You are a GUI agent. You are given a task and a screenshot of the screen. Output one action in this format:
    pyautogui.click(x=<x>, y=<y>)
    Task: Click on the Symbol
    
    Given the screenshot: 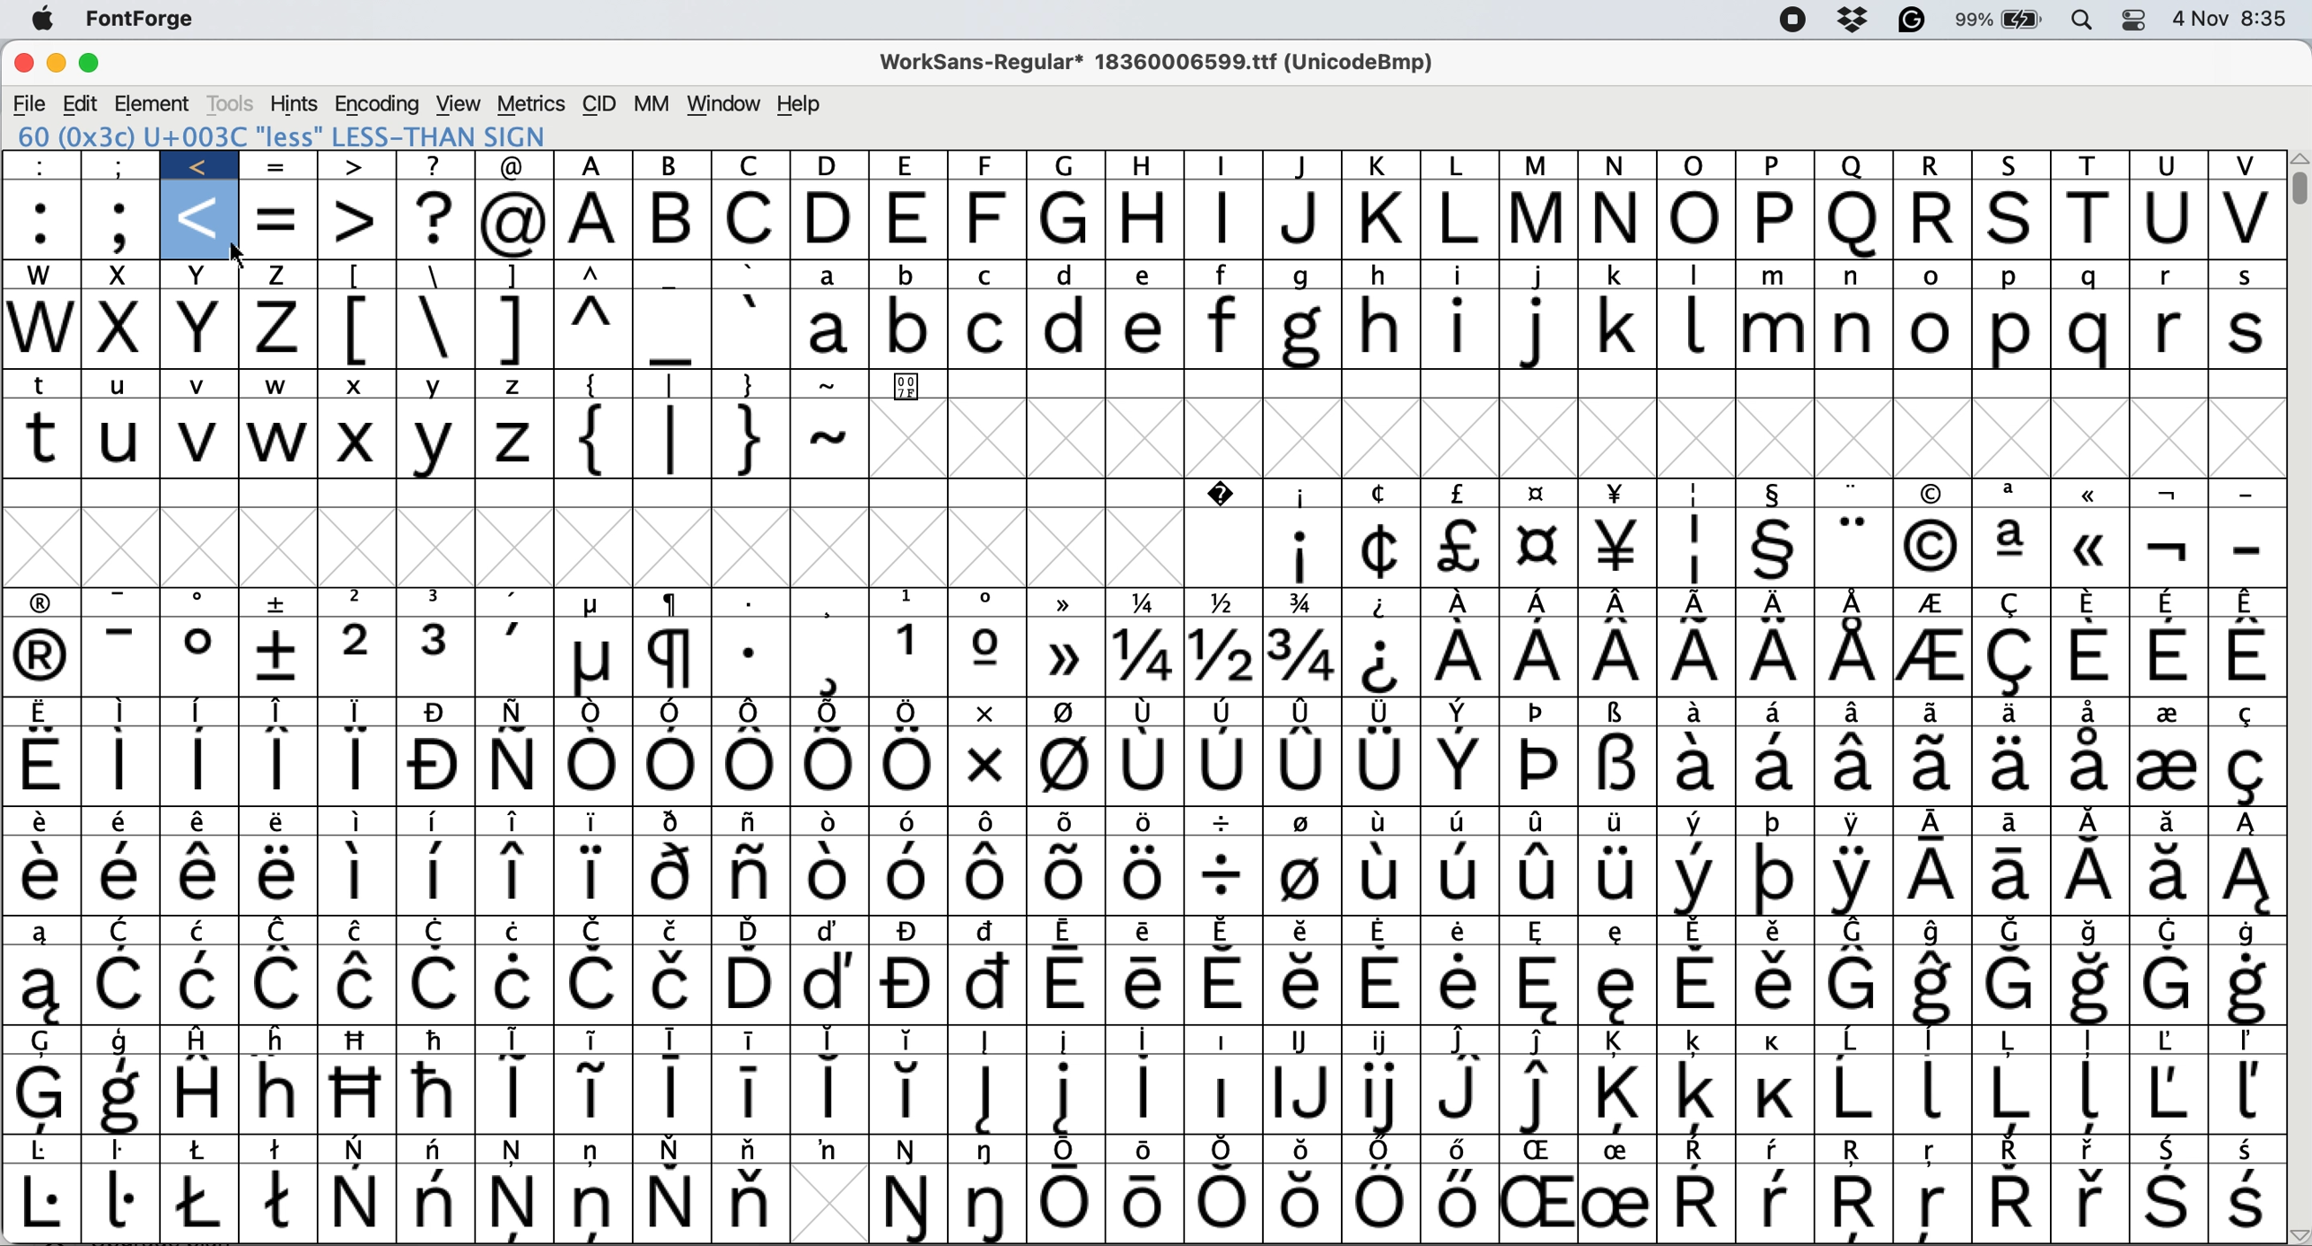 What is the action you would take?
    pyautogui.click(x=440, y=712)
    